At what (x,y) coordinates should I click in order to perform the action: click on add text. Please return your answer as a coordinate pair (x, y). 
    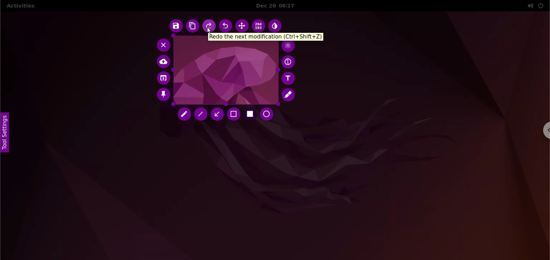
    Looking at the image, I should click on (289, 78).